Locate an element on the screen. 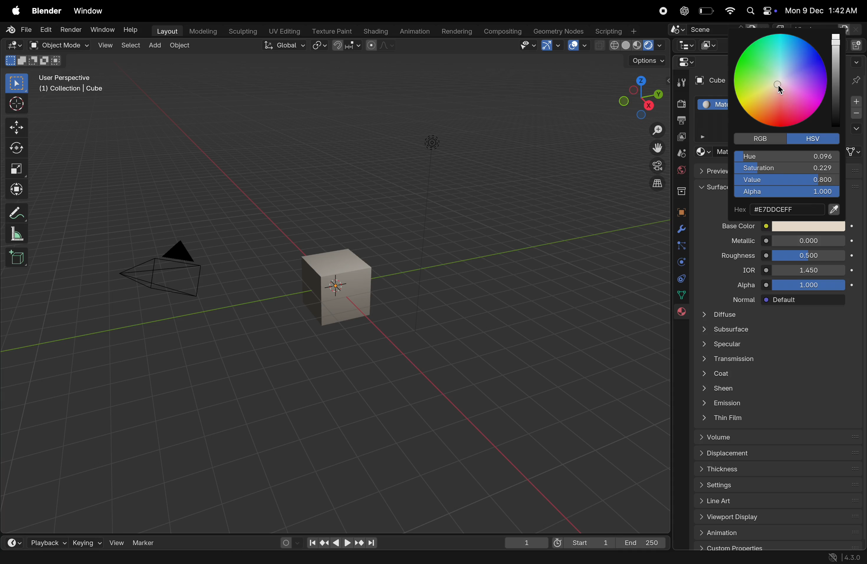  Blender menu is located at coordinates (46, 11).